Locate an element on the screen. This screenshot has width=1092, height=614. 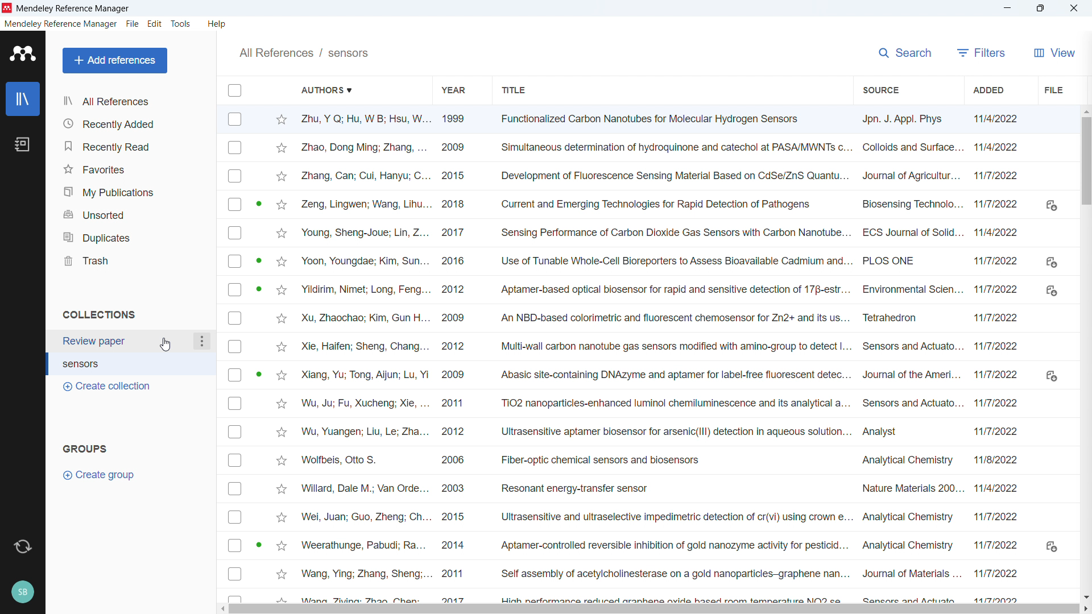
PDF available is located at coordinates (258, 202).